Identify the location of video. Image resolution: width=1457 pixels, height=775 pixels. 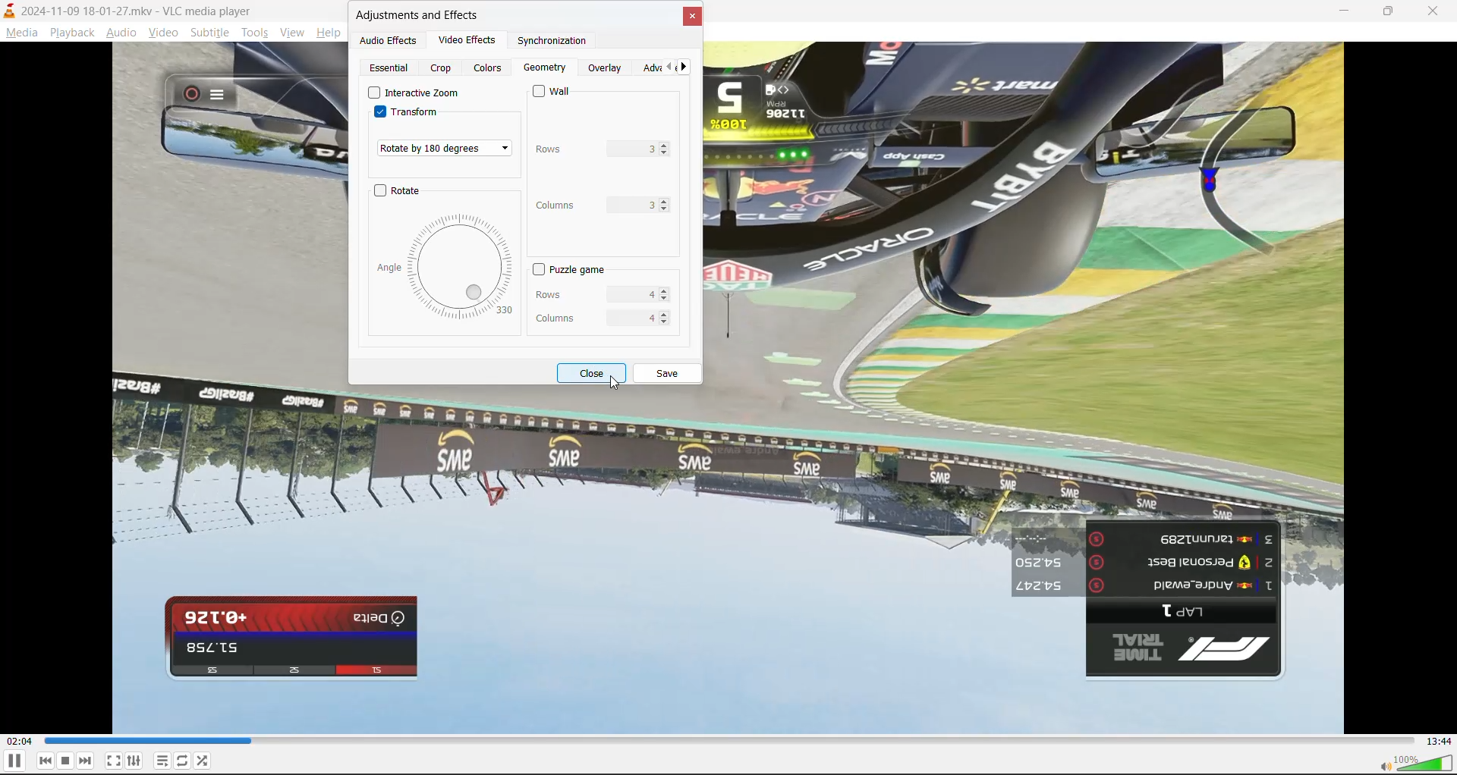
(163, 36).